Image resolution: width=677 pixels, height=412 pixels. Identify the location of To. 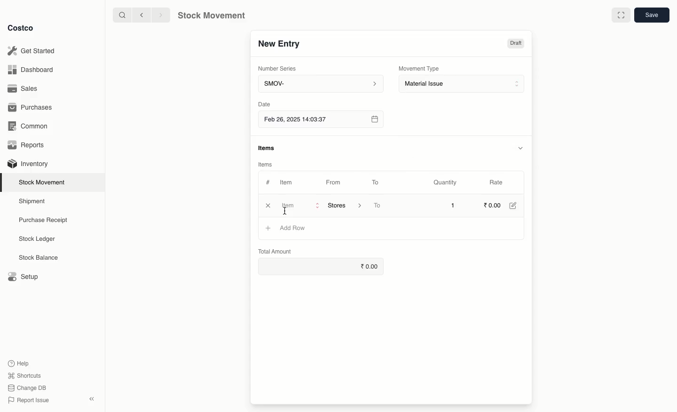
(376, 182).